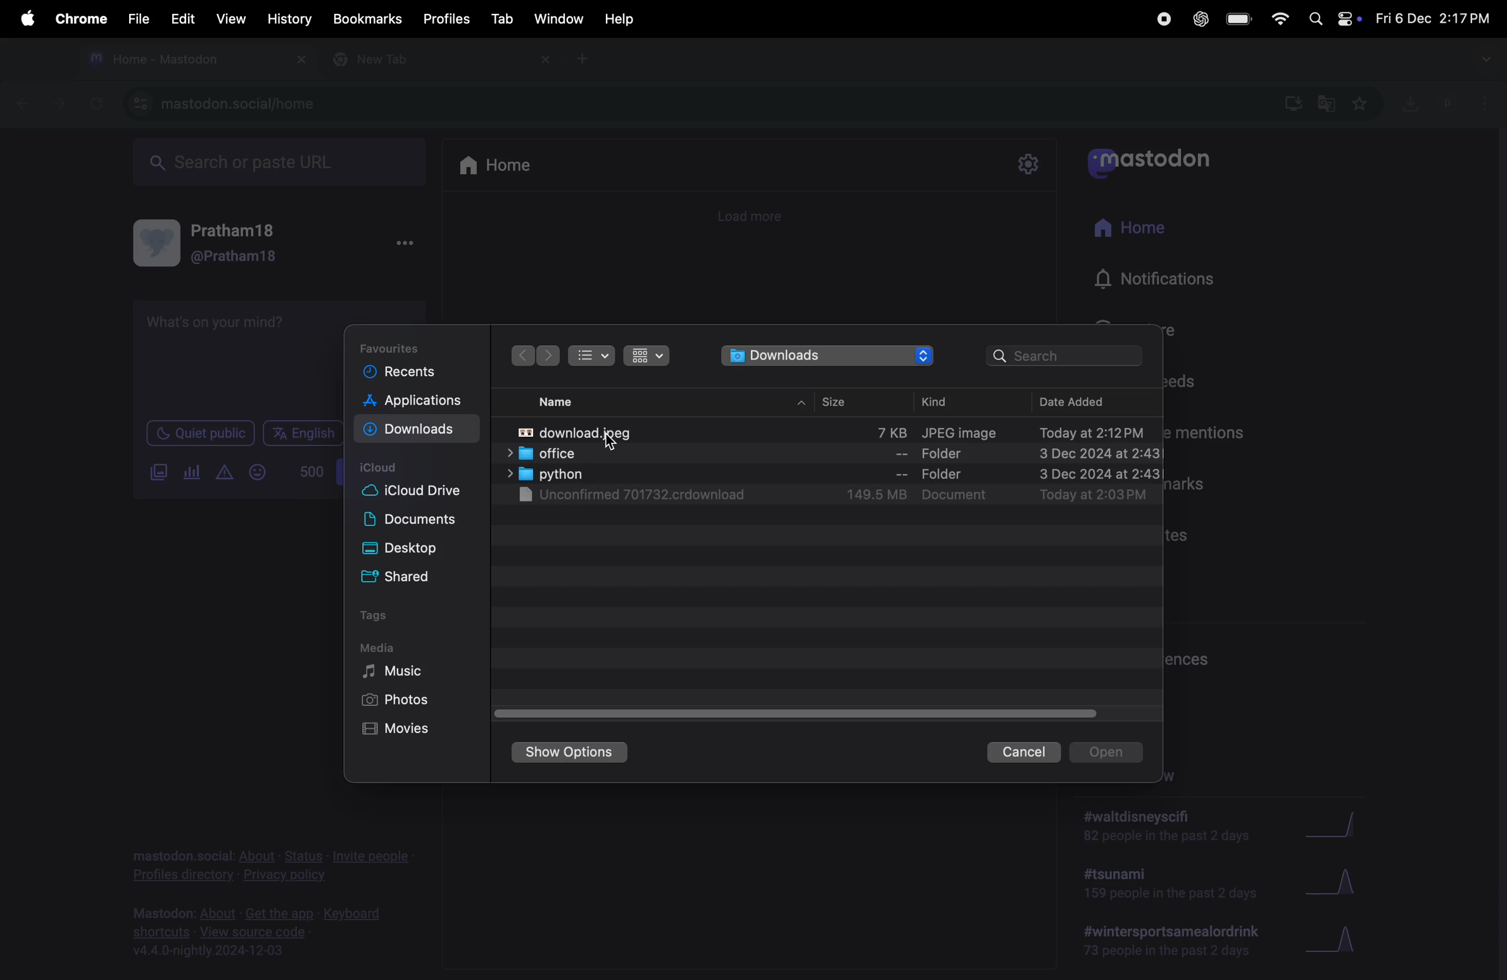  Describe the element at coordinates (835, 496) in the screenshot. I see `unkownn download` at that location.